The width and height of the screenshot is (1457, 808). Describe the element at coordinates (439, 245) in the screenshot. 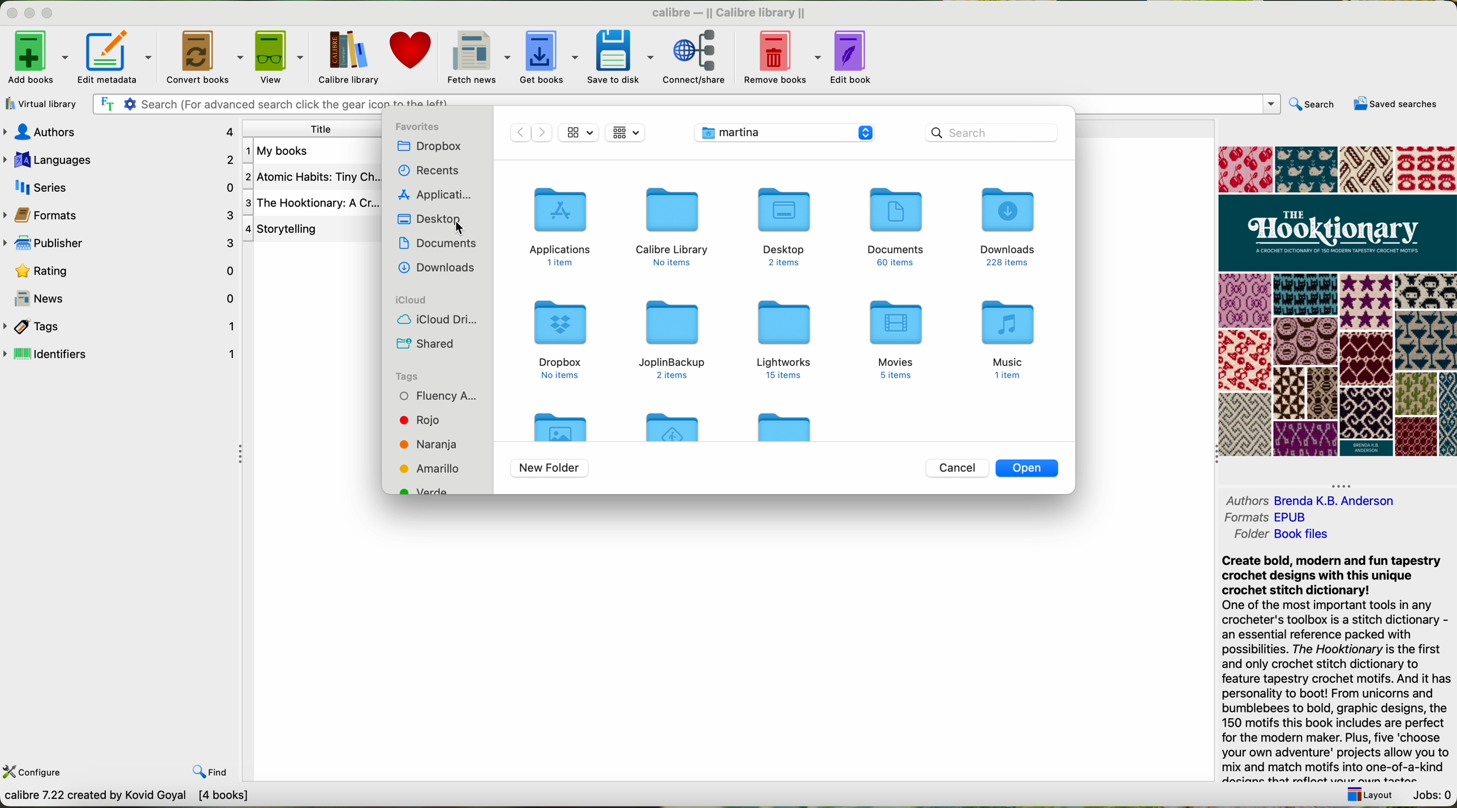

I see `documents` at that location.